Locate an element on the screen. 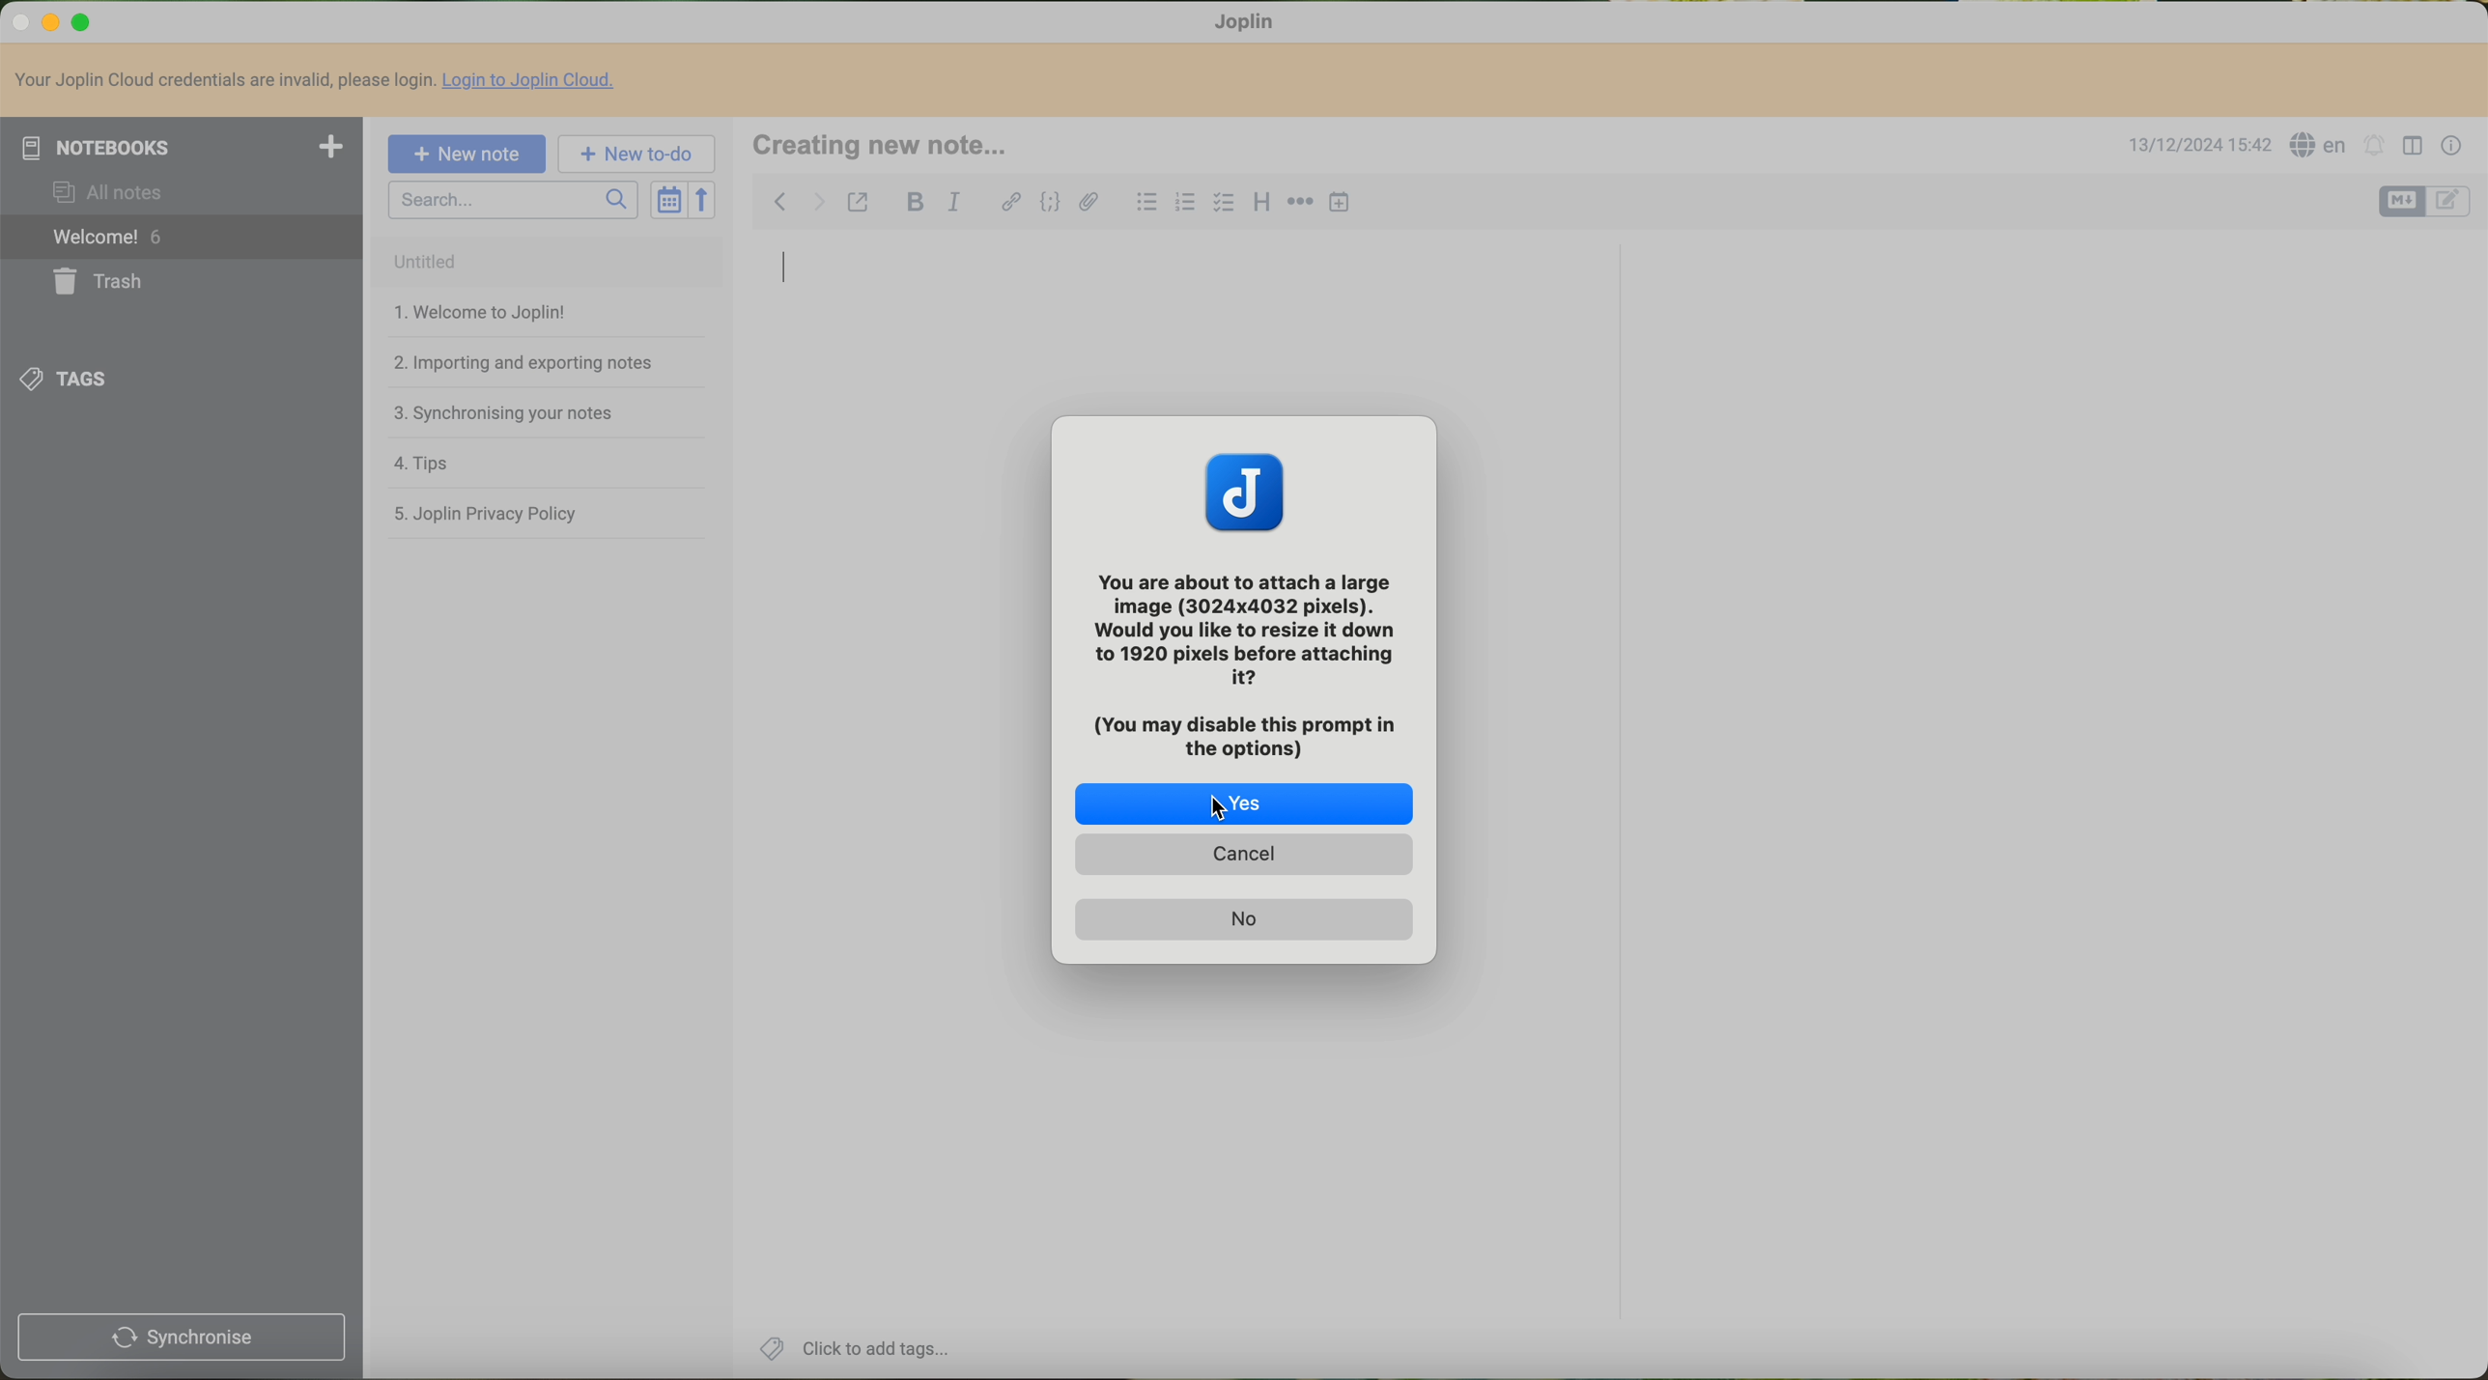 Image resolution: width=2488 pixels, height=1380 pixels. bold is located at coordinates (916, 203).